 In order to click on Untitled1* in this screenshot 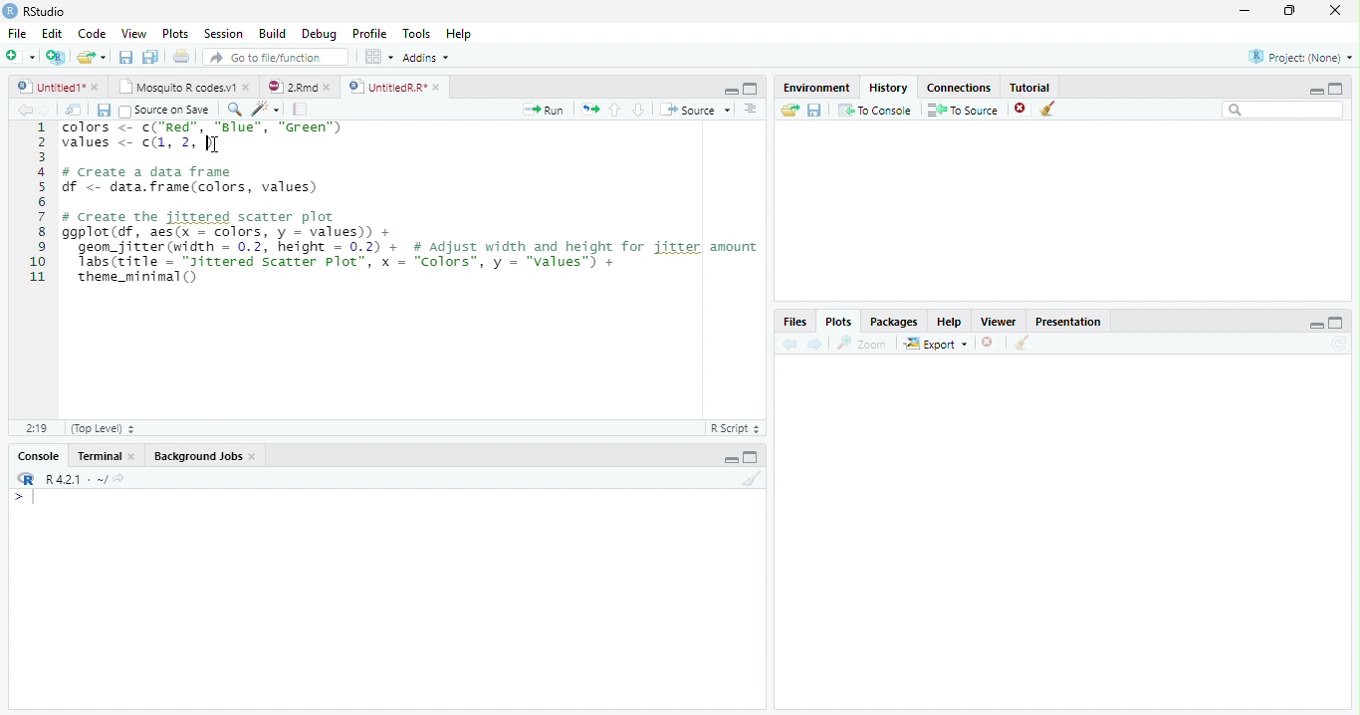, I will do `click(50, 88)`.